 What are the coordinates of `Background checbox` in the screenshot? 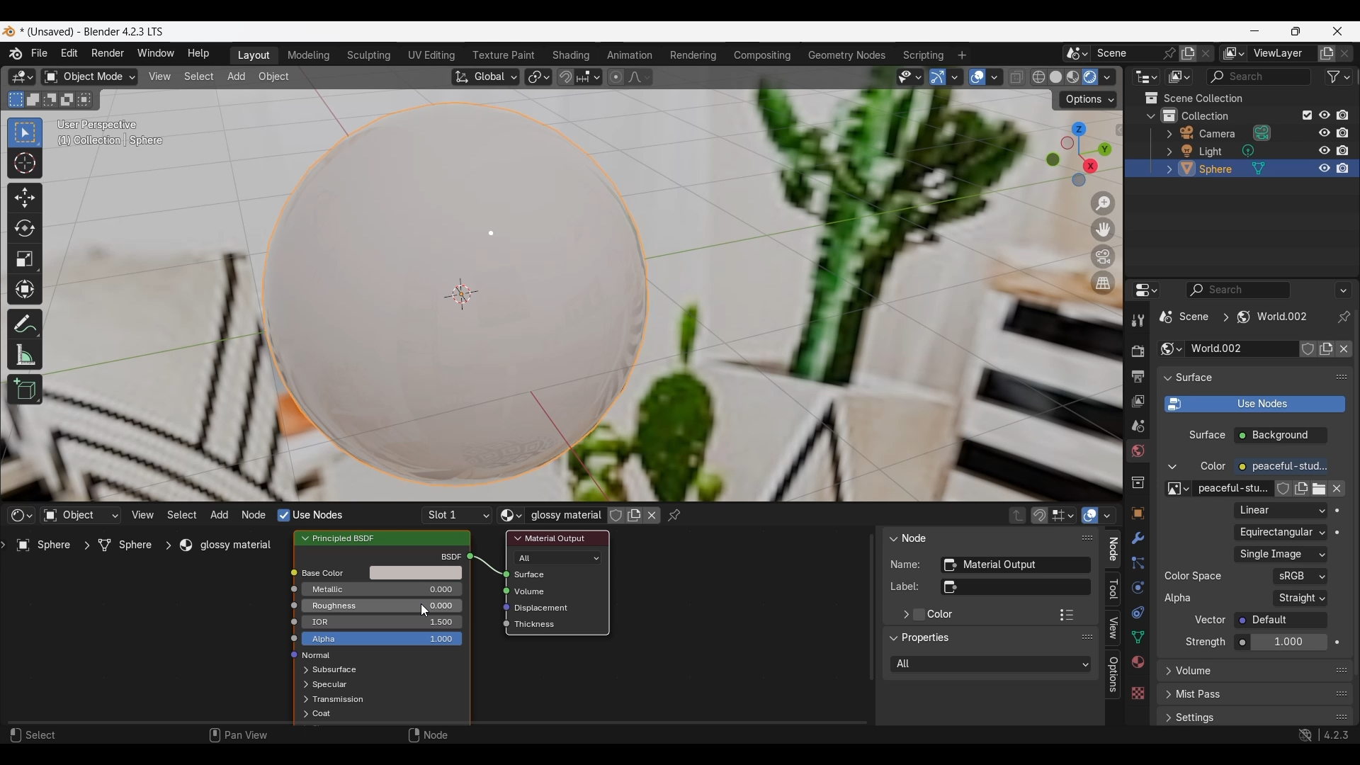 It's located at (1281, 436).